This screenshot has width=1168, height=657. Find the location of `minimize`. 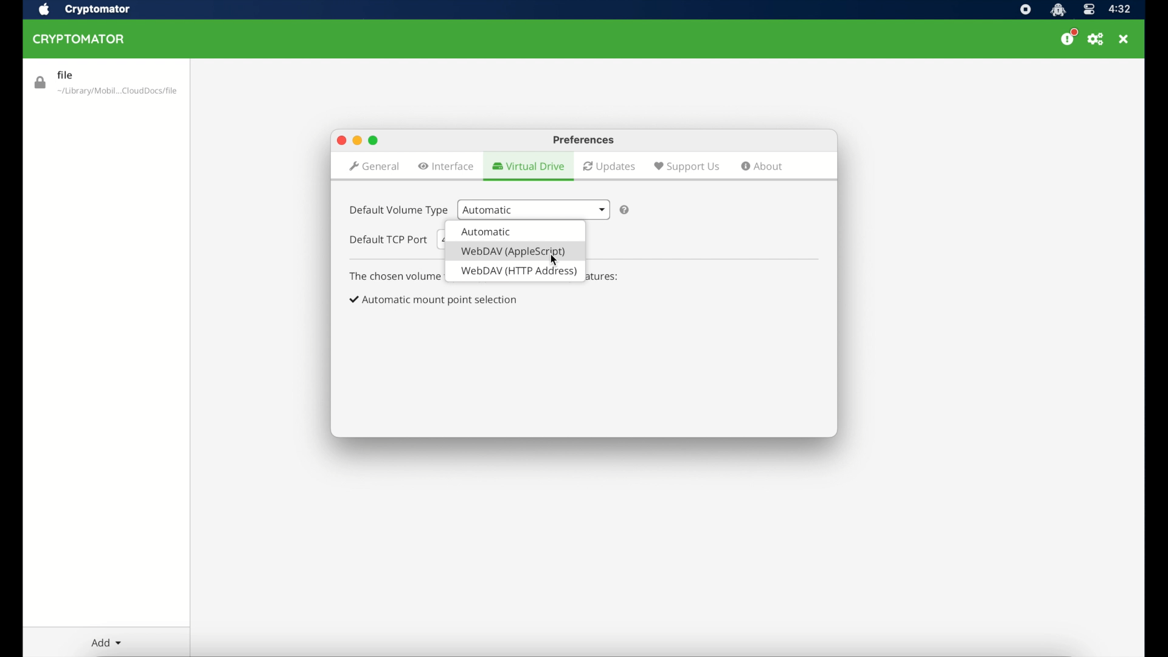

minimize is located at coordinates (356, 141).